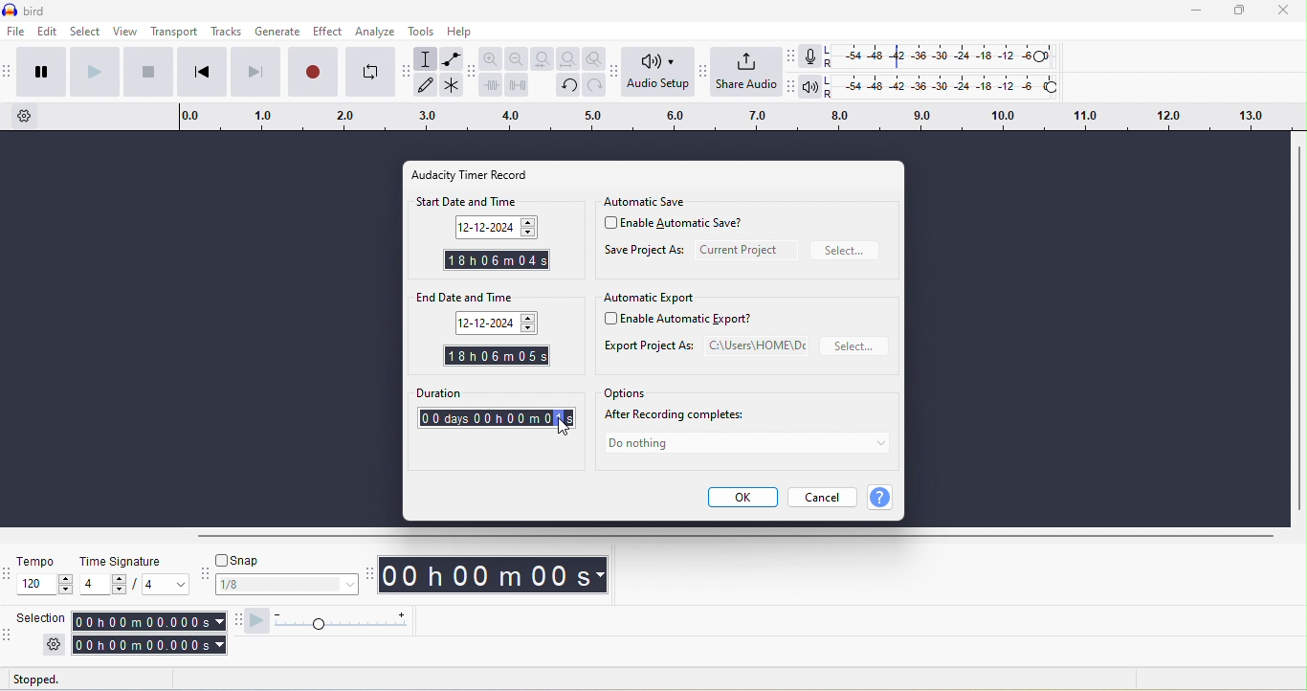 This screenshot has width=1307, height=691. Describe the element at coordinates (255, 72) in the screenshot. I see `skip to end` at that location.